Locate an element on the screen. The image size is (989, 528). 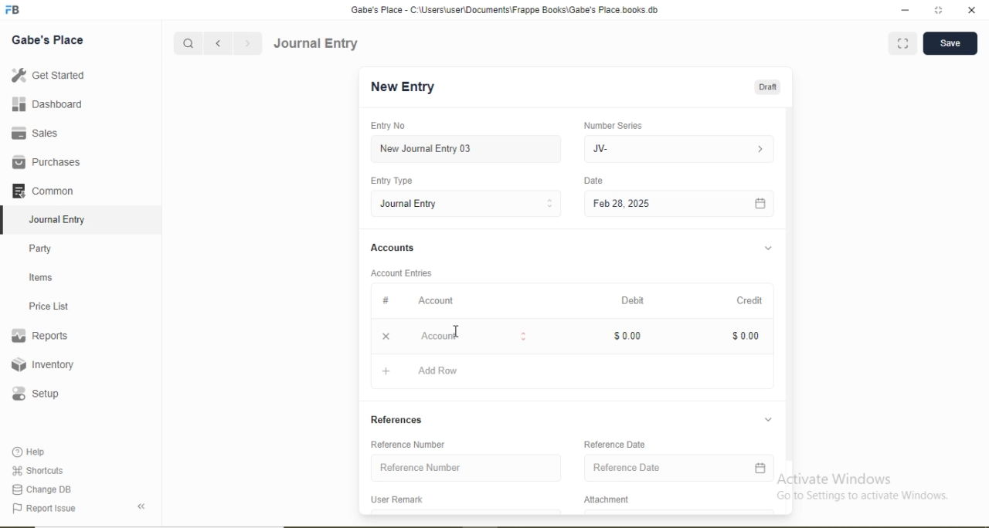
Calendar is located at coordinates (760, 205).